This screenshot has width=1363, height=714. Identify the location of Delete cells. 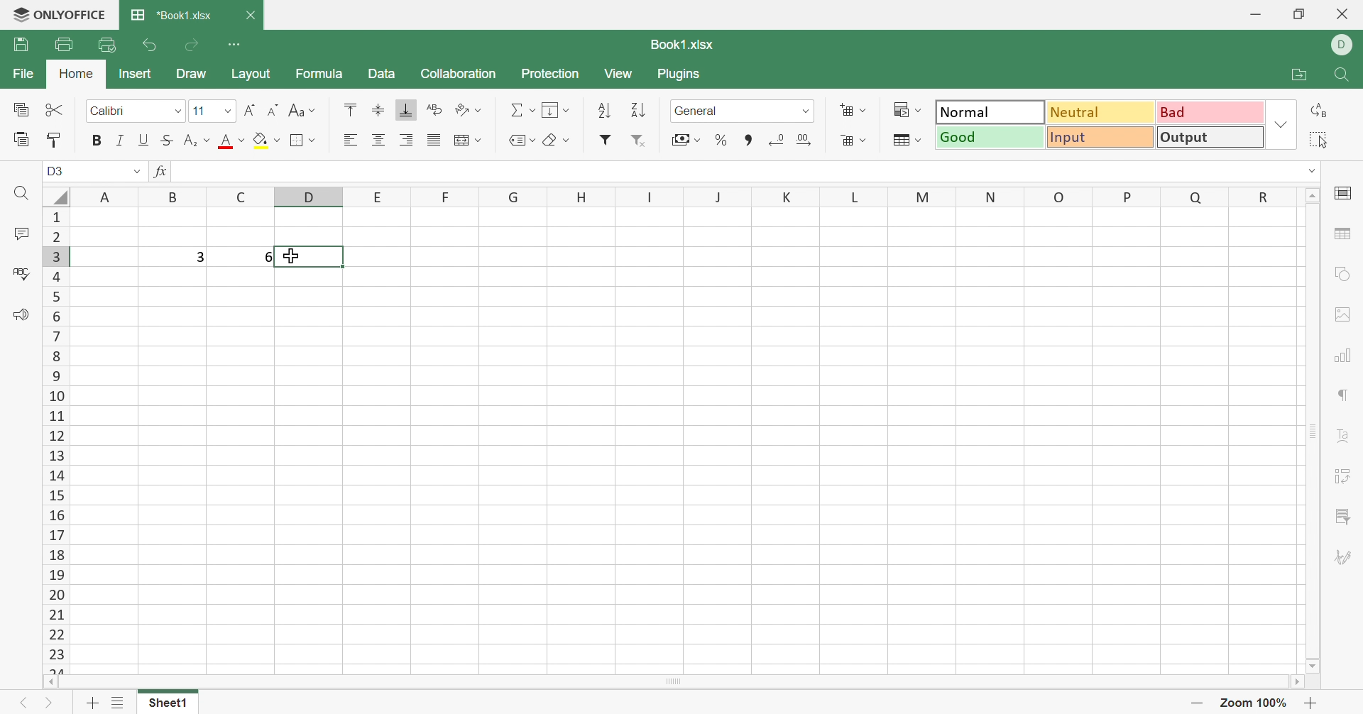
(855, 141).